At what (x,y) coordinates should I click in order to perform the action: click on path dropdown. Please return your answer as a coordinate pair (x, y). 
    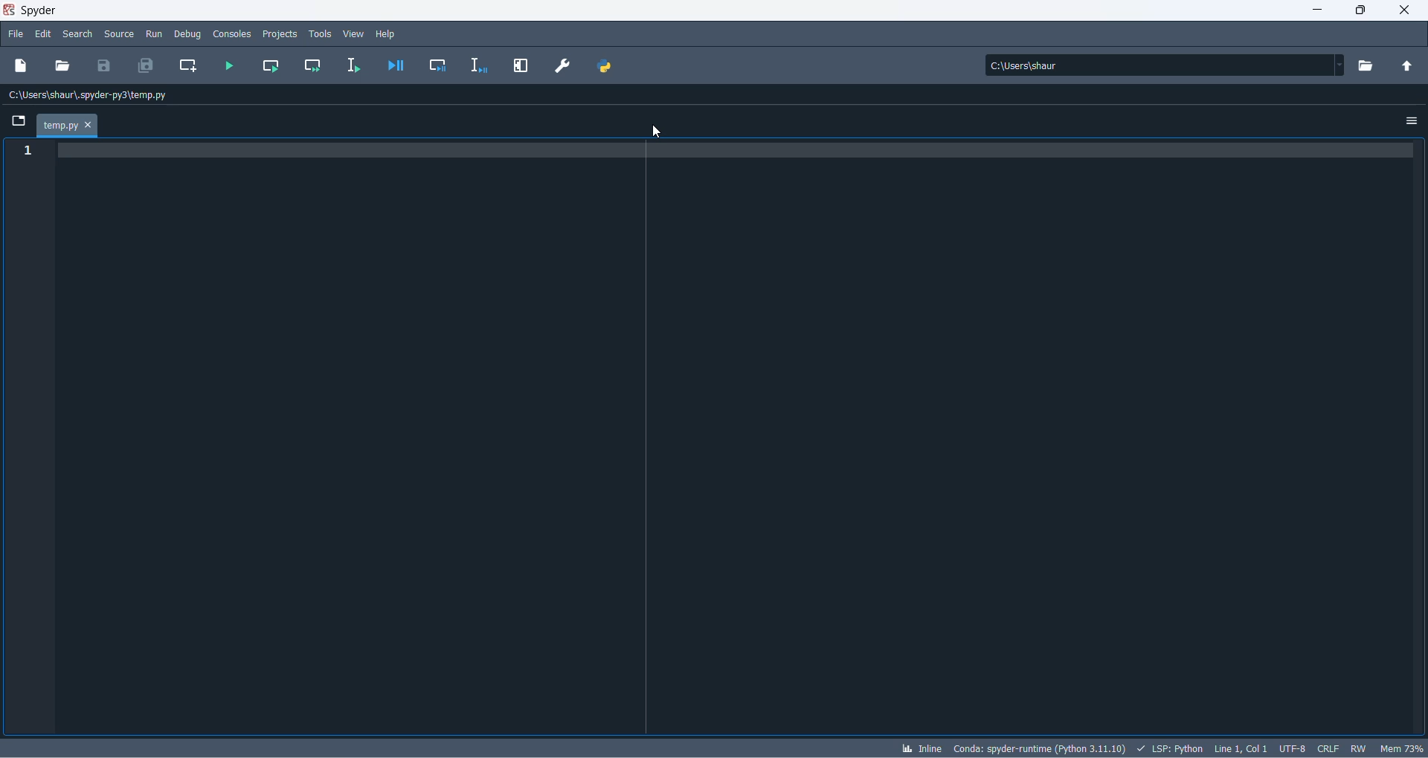
    Looking at the image, I should click on (1342, 67).